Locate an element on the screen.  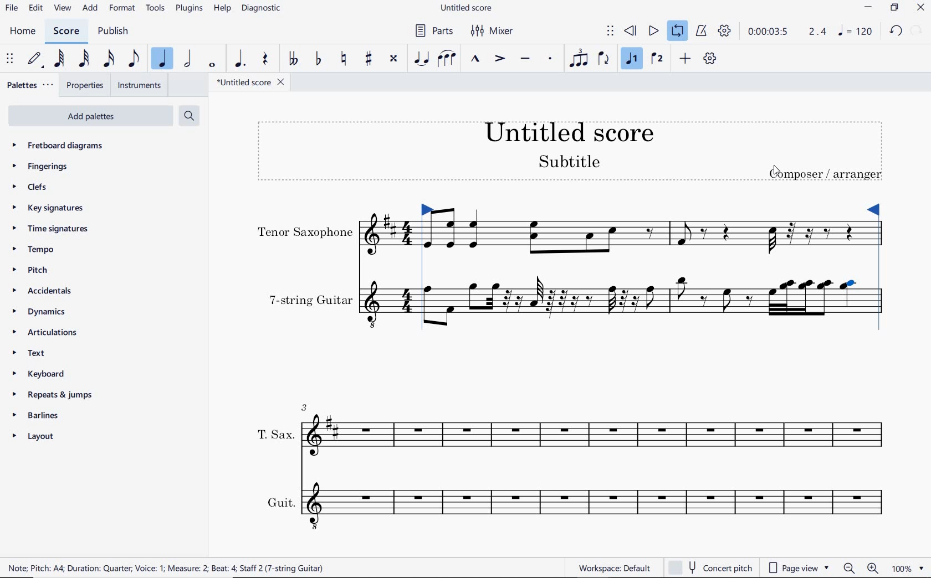
AUGMENTATION DOT is located at coordinates (241, 59).